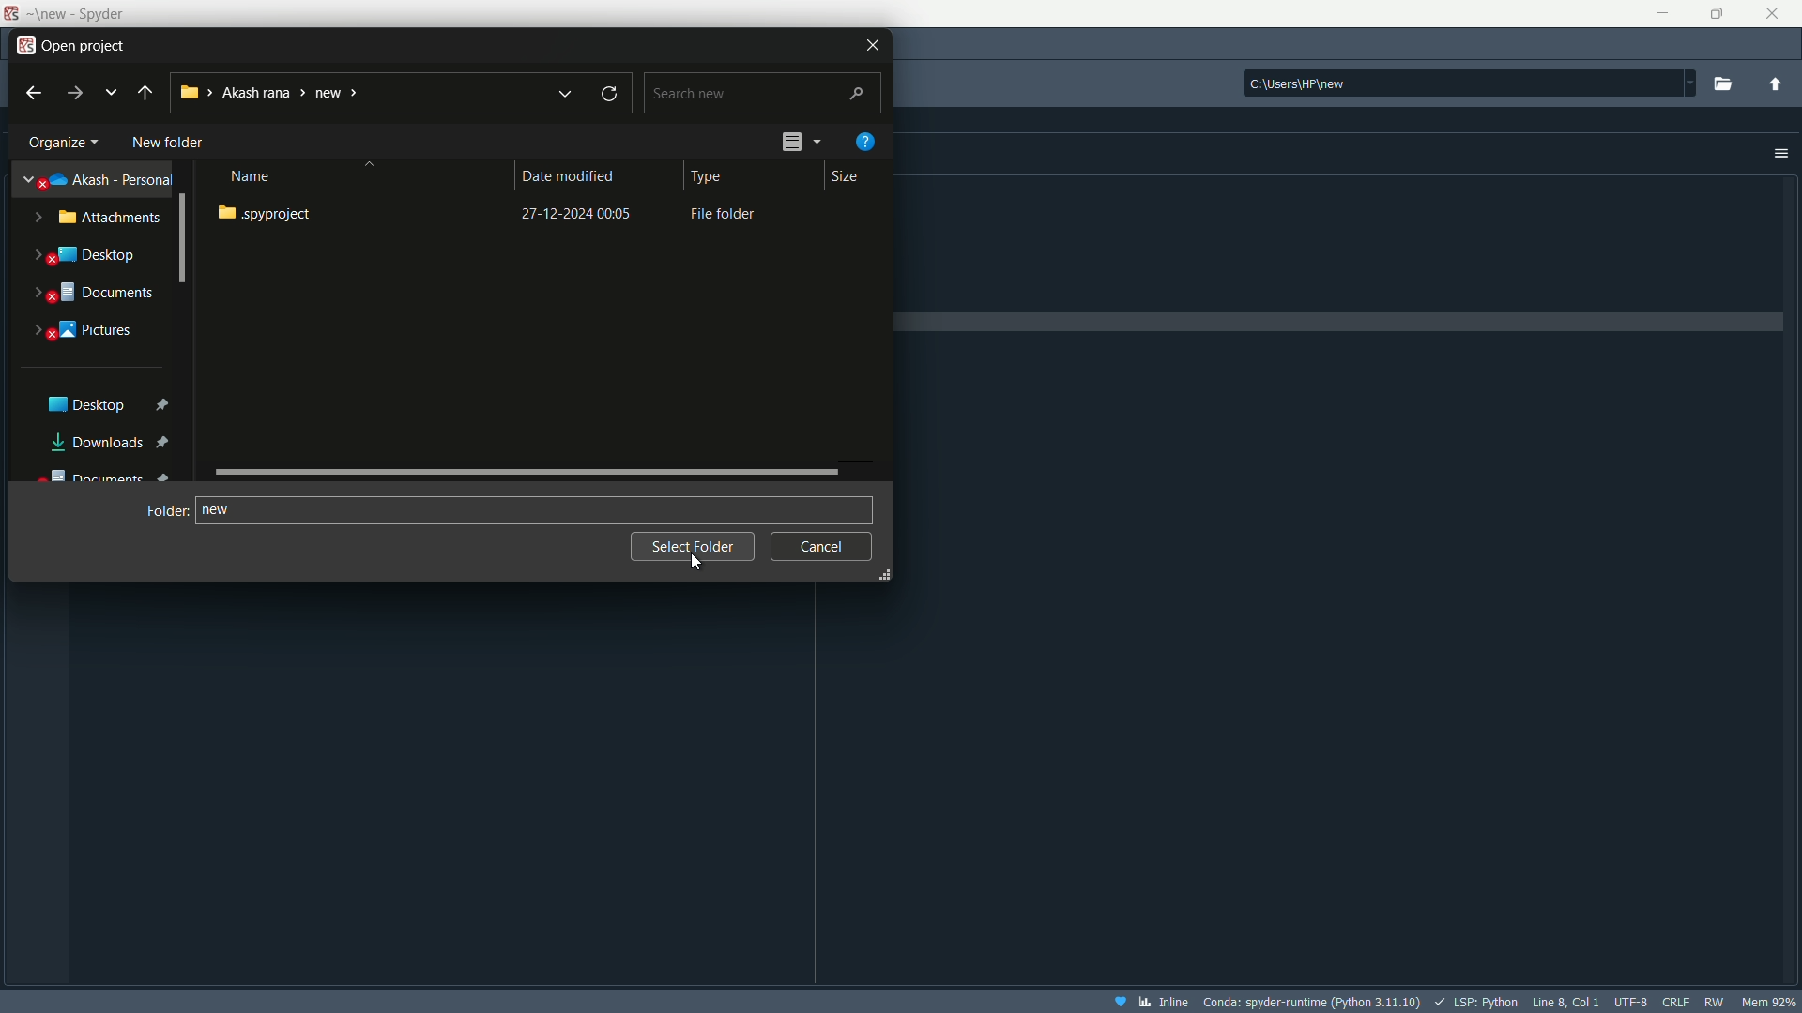  I want to click on Date modified, so click(574, 176).